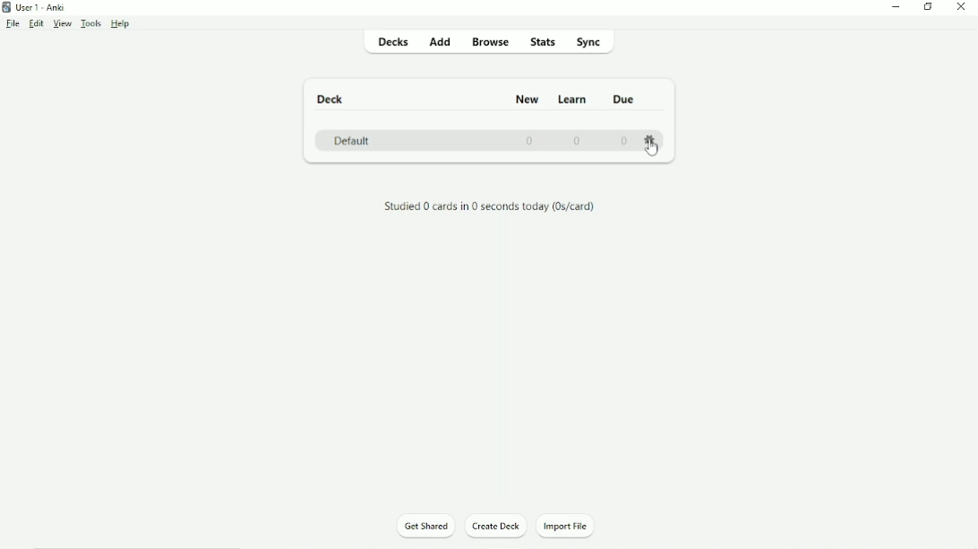 This screenshot has height=549, width=978. Describe the element at coordinates (332, 99) in the screenshot. I see `Deck` at that location.